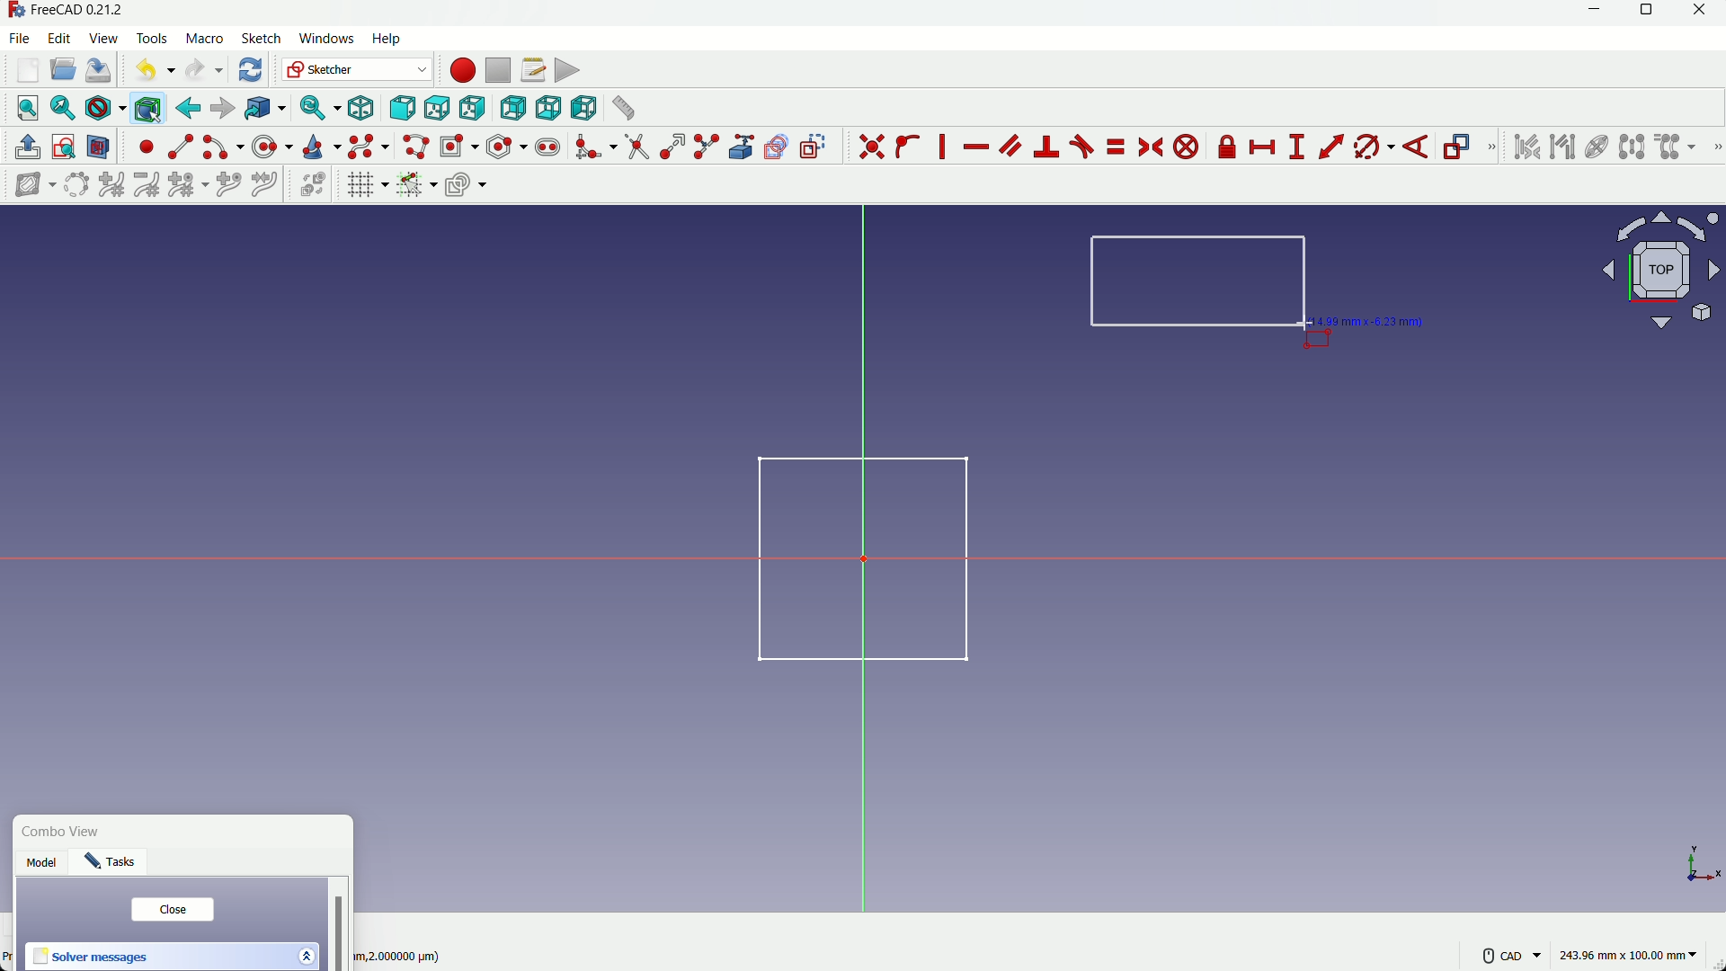 The image size is (1726, 971). I want to click on sketch menu, so click(258, 40).